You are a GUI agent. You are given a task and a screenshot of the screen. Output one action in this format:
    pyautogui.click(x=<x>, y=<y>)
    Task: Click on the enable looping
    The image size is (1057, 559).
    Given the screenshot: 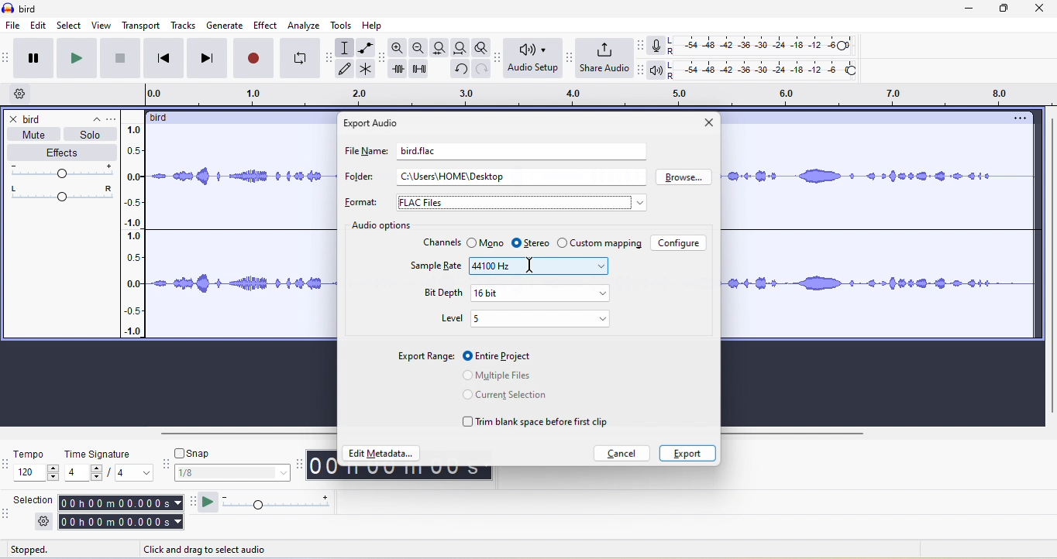 What is the action you would take?
    pyautogui.click(x=300, y=59)
    